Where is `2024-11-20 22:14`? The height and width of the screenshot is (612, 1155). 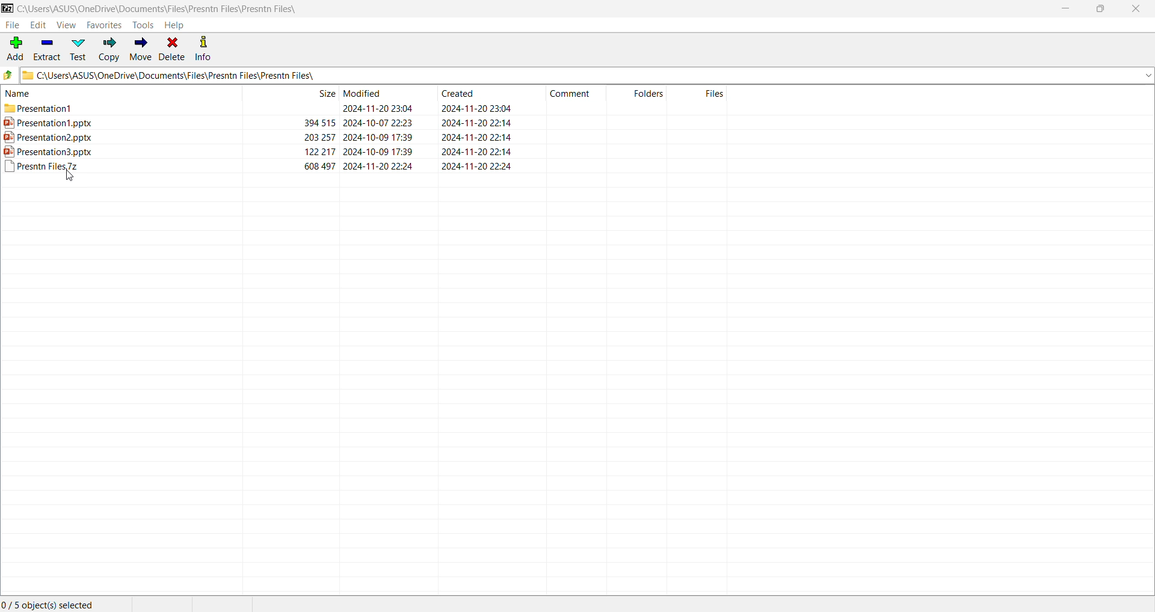 2024-11-20 22:14 is located at coordinates (474, 153).